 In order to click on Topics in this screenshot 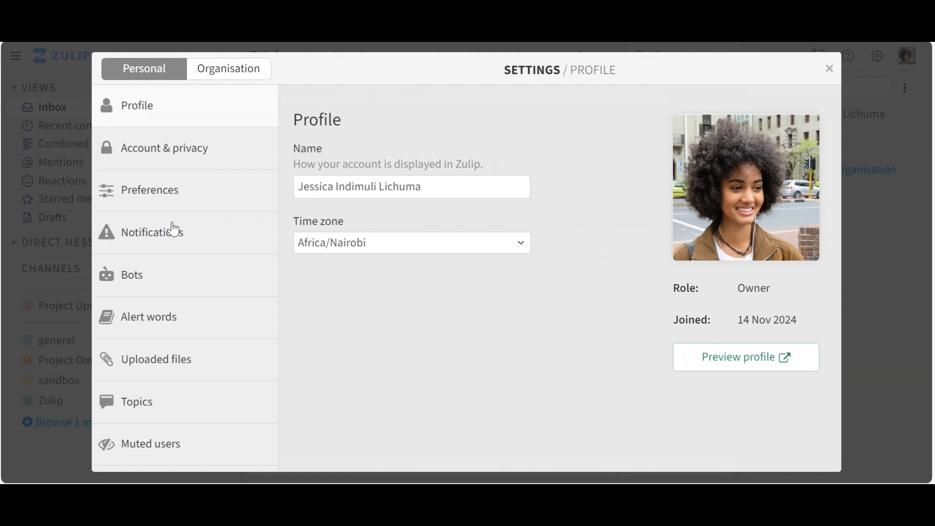, I will do `click(130, 402)`.